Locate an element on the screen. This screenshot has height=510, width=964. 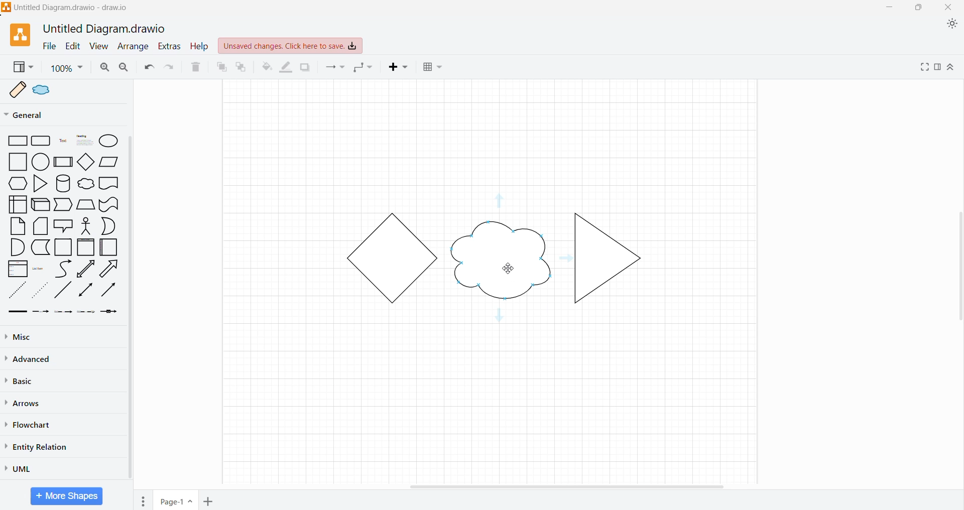
Misc is located at coordinates (26, 336).